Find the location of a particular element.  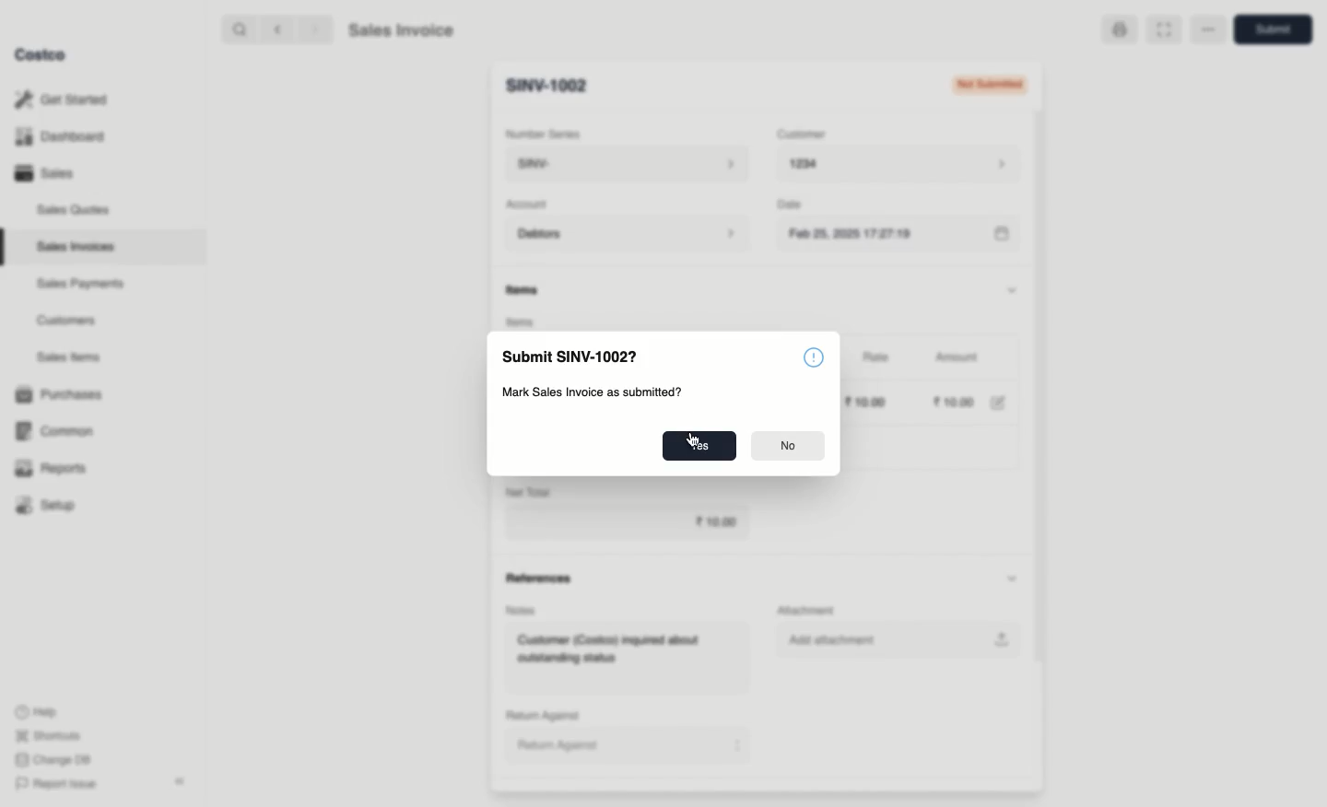

Sales is located at coordinates (45, 174).